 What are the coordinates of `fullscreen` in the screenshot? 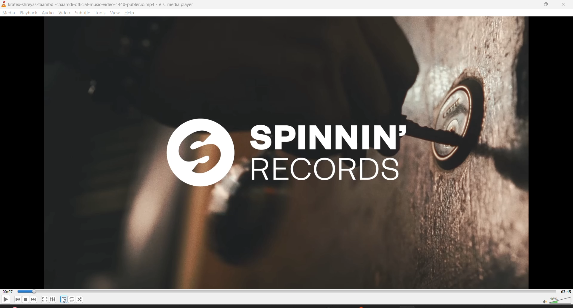 It's located at (44, 300).